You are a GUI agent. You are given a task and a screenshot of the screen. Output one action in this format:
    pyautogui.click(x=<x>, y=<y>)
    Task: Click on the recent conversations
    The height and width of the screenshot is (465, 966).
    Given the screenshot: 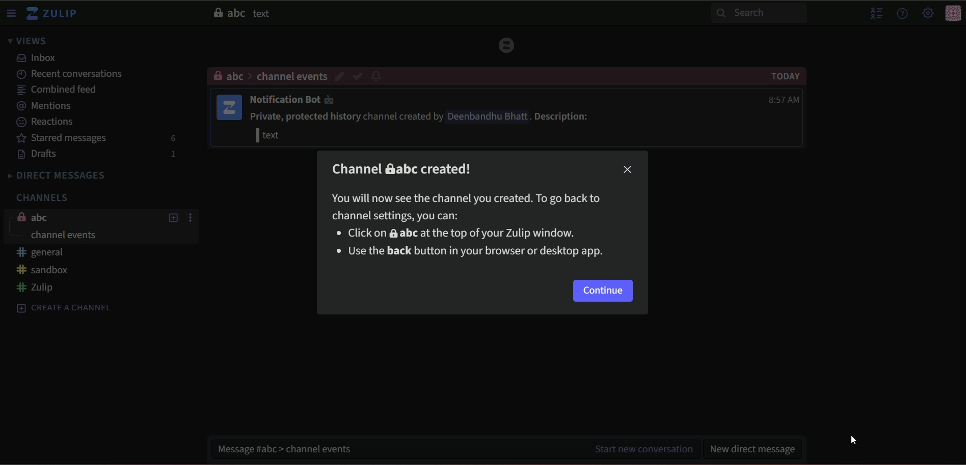 What is the action you would take?
    pyautogui.click(x=74, y=74)
    